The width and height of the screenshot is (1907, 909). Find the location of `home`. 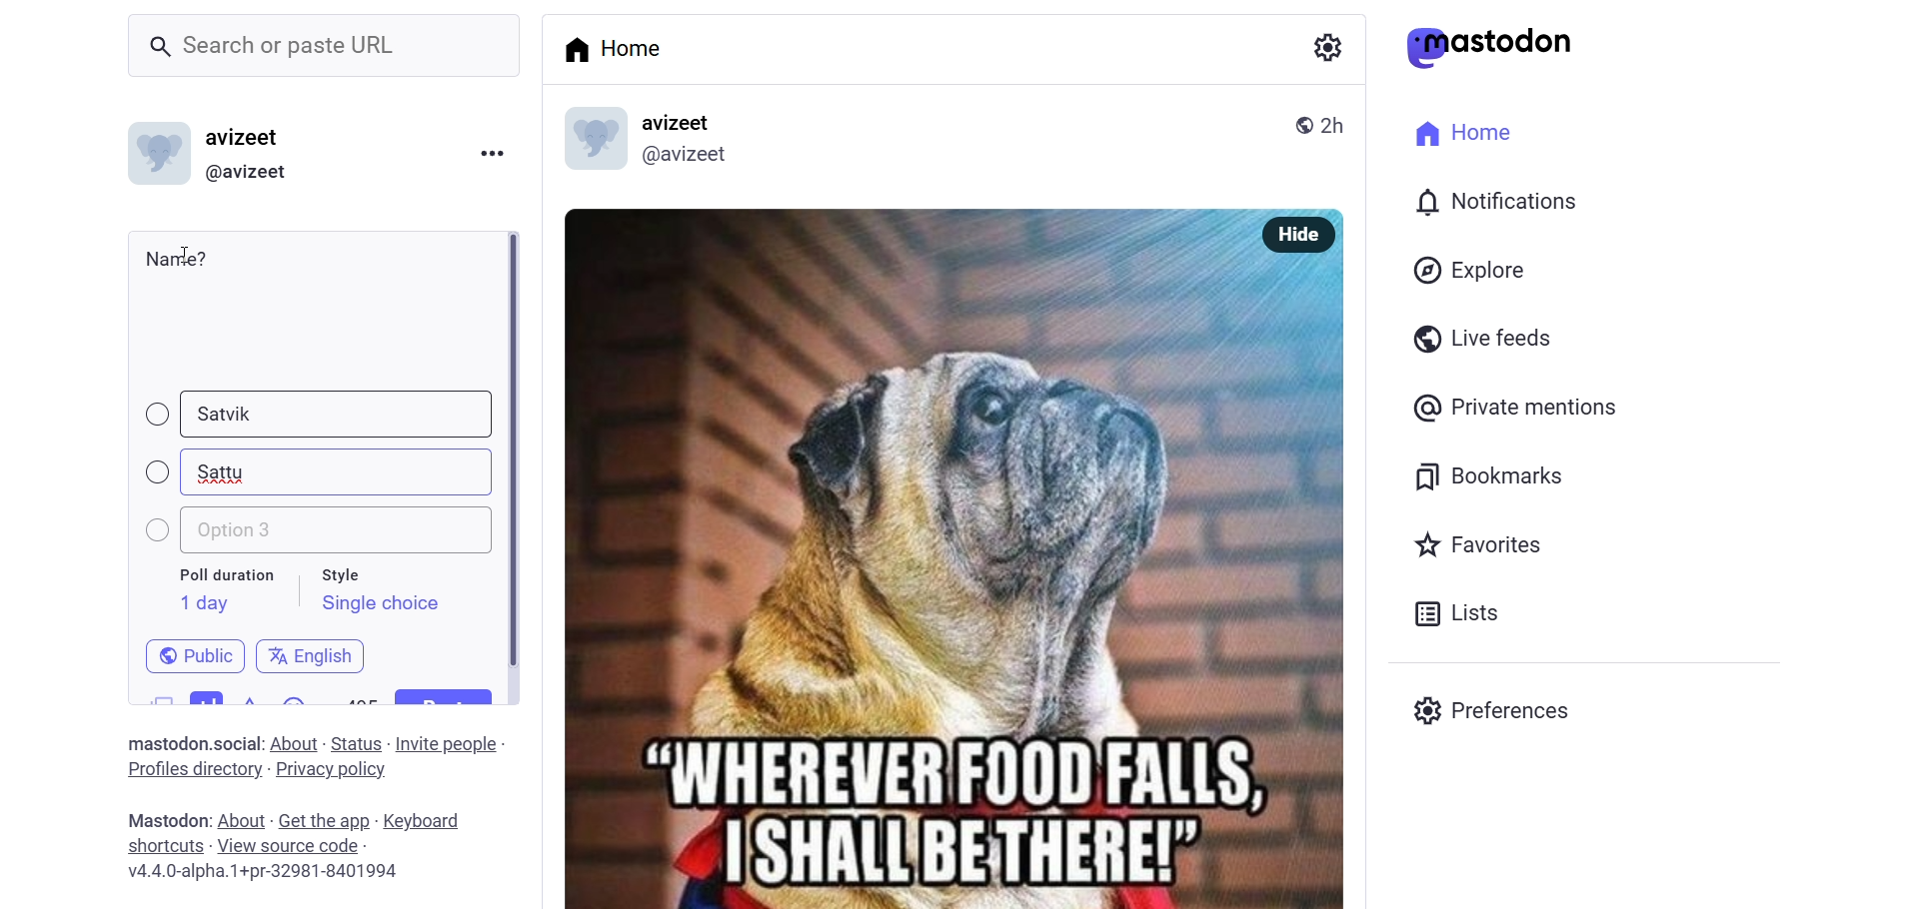

home is located at coordinates (620, 48).